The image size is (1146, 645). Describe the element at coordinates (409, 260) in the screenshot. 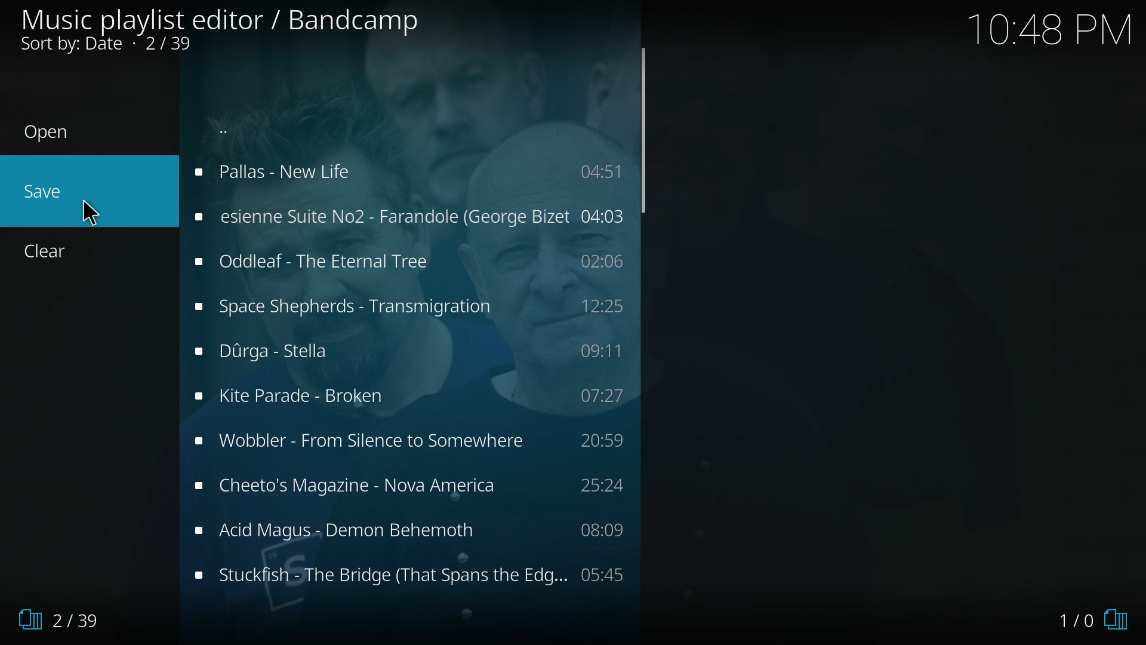

I see `song` at that location.